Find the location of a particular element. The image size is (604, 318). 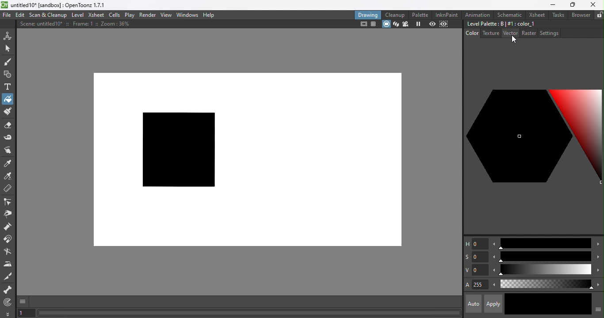

Animation is located at coordinates (478, 14).